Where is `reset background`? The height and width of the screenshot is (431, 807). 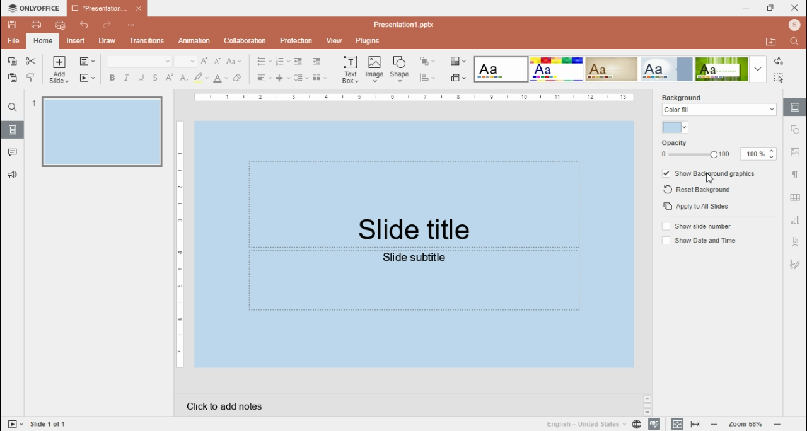
reset background is located at coordinates (699, 190).